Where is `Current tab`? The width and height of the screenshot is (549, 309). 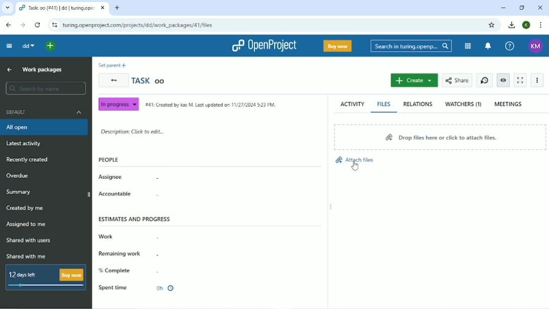 Current tab is located at coordinates (62, 9).